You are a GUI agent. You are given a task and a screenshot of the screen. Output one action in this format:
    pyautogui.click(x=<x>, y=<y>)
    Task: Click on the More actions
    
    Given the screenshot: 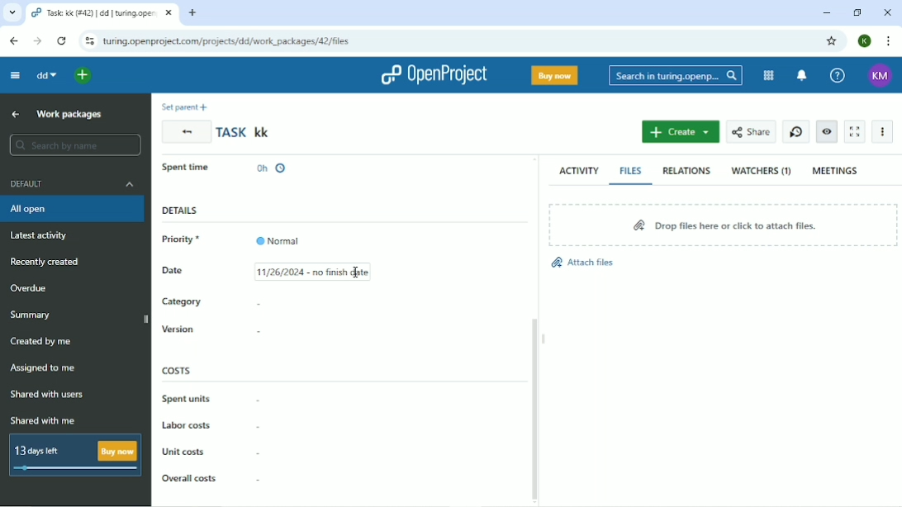 What is the action you would take?
    pyautogui.click(x=881, y=131)
    